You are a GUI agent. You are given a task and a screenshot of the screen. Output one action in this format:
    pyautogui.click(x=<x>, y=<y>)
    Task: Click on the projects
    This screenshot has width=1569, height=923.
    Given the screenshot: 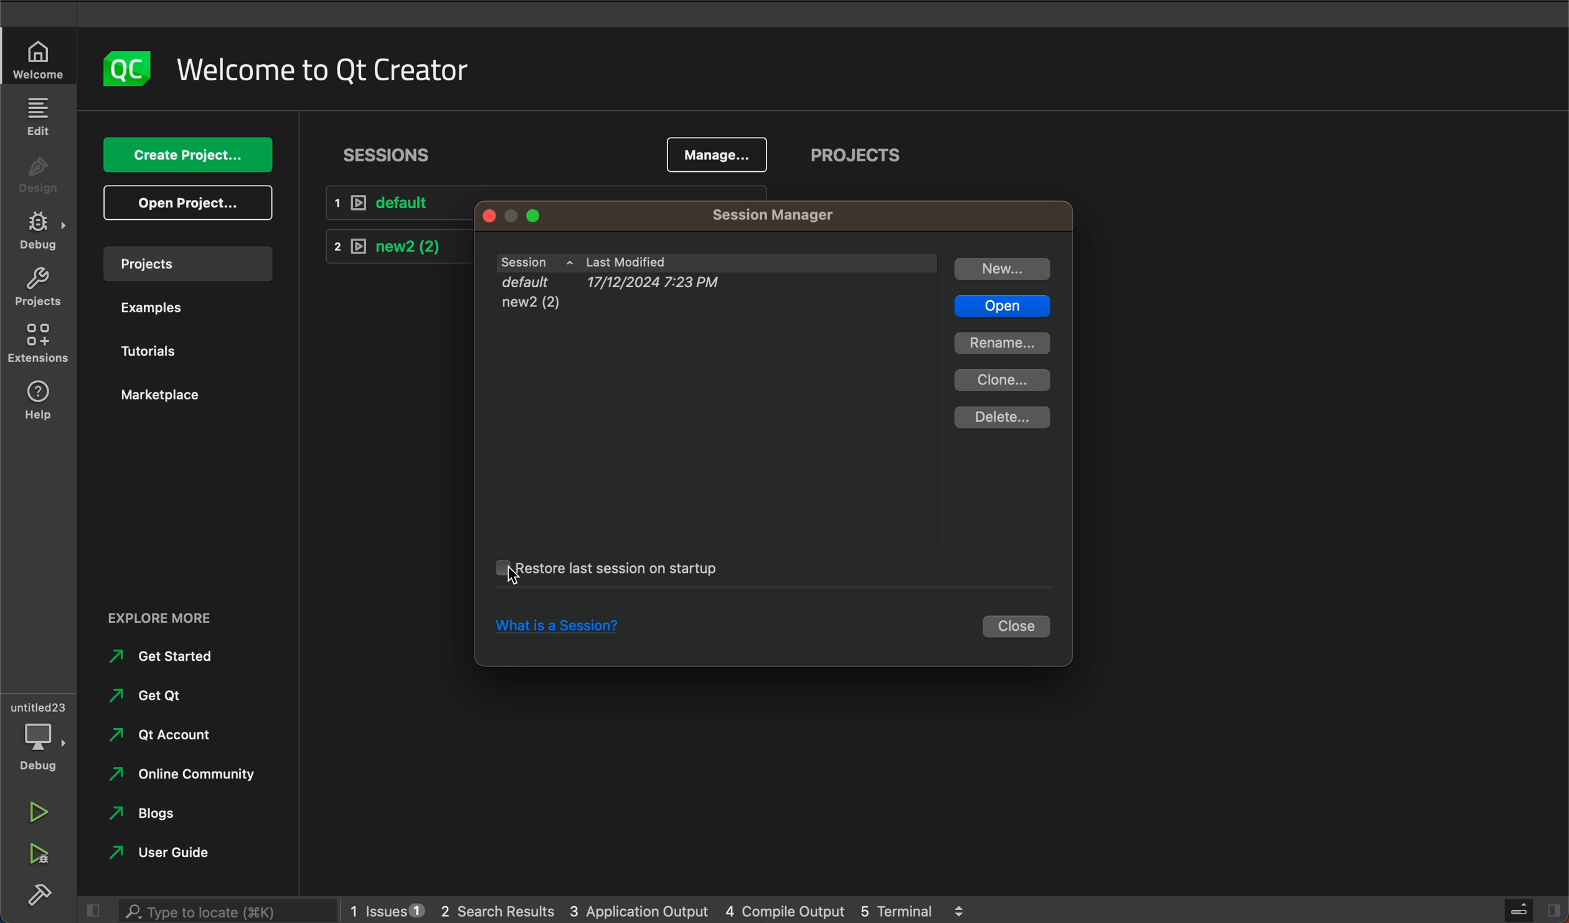 What is the action you would take?
    pyautogui.click(x=862, y=155)
    